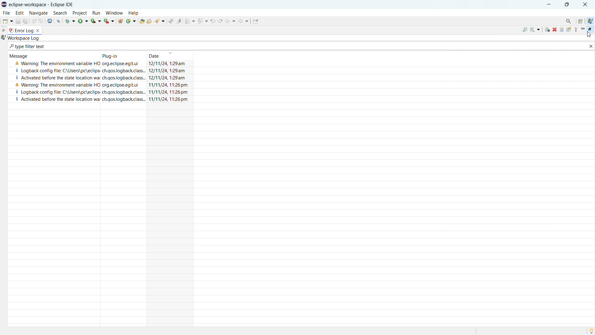  Describe the element at coordinates (213, 21) in the screenshot. I see `previous edit location` at that location.